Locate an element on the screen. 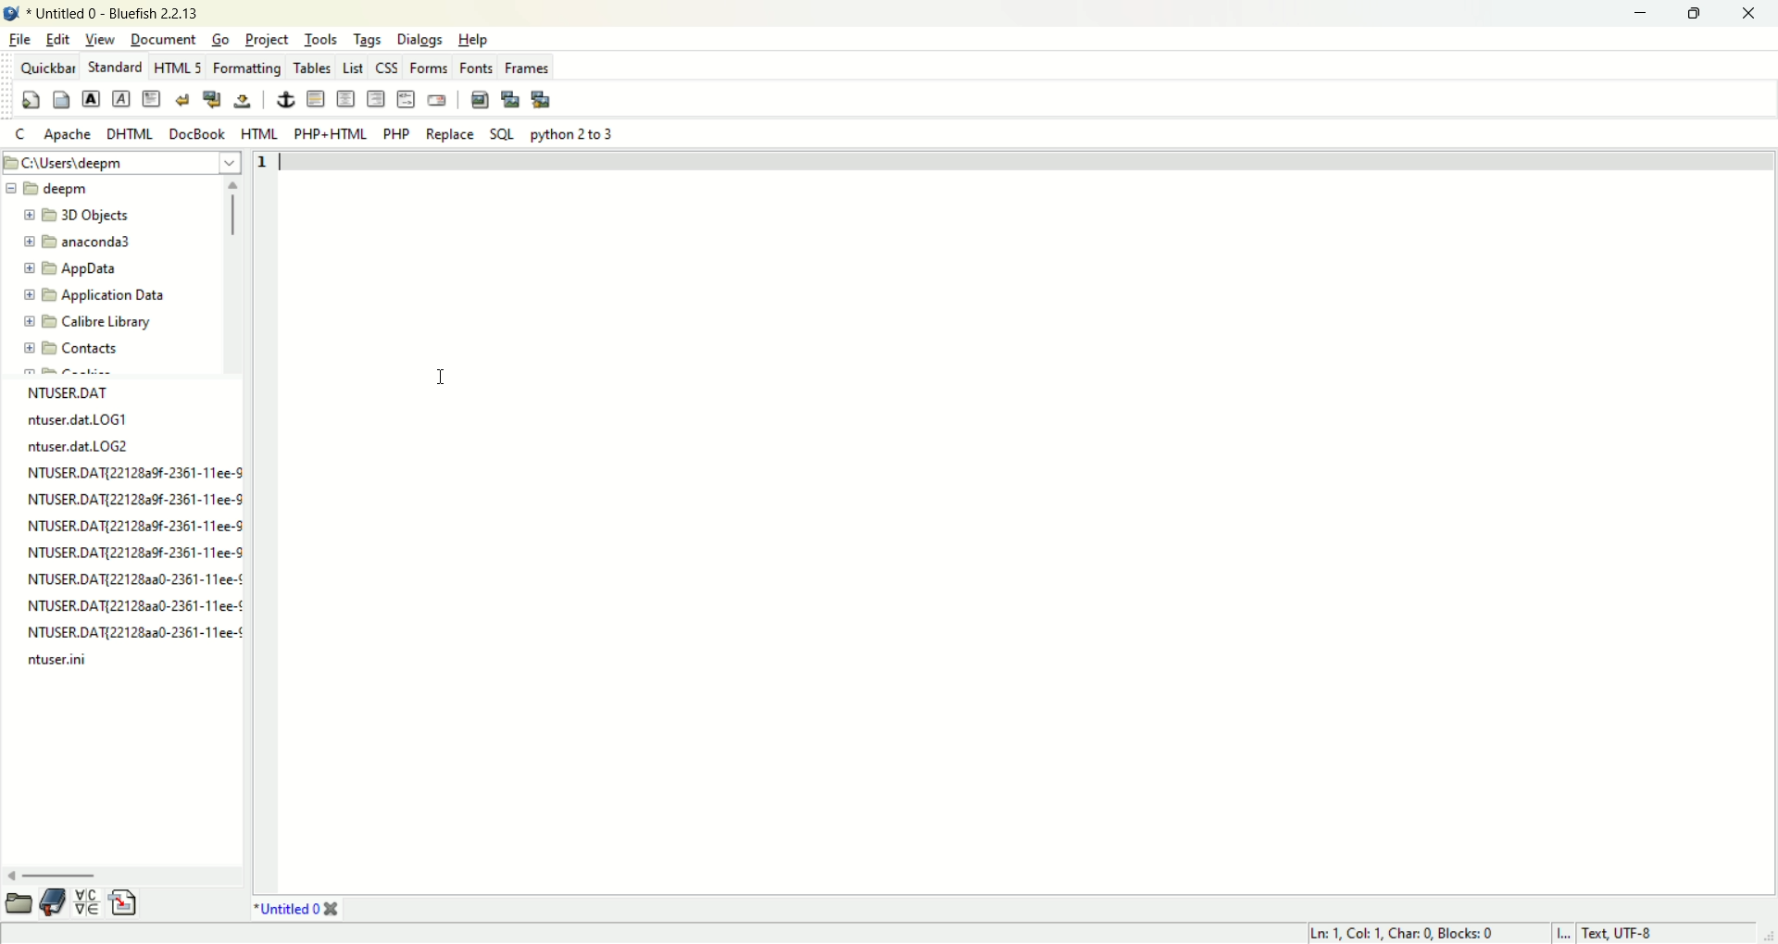 The height and width of the screenshot is (944, 1778). quick start is located at coordinates (31, 100).